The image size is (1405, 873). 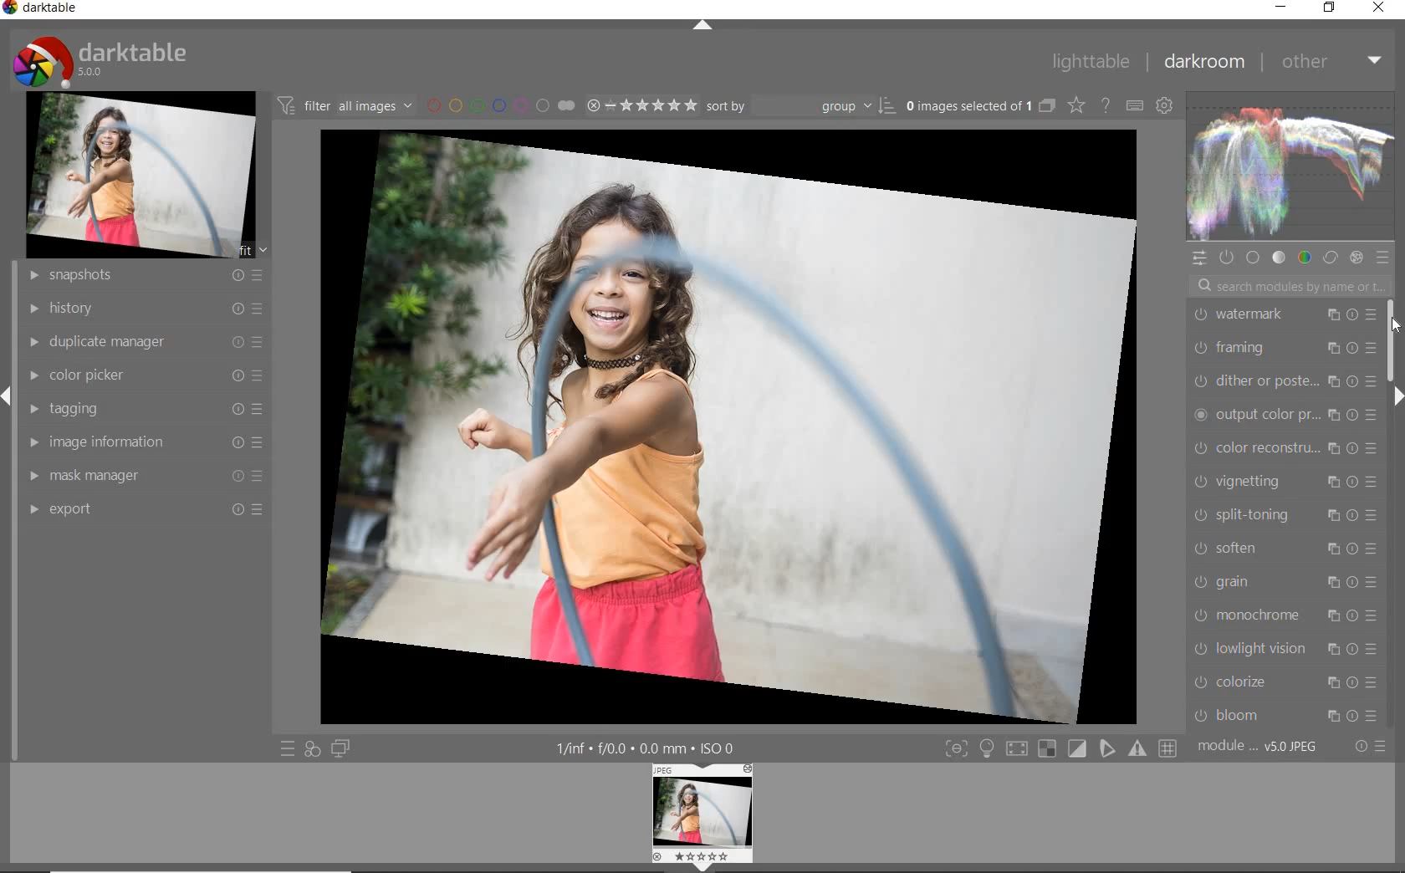 I want to click on selected images, so click(x=969, y=106).